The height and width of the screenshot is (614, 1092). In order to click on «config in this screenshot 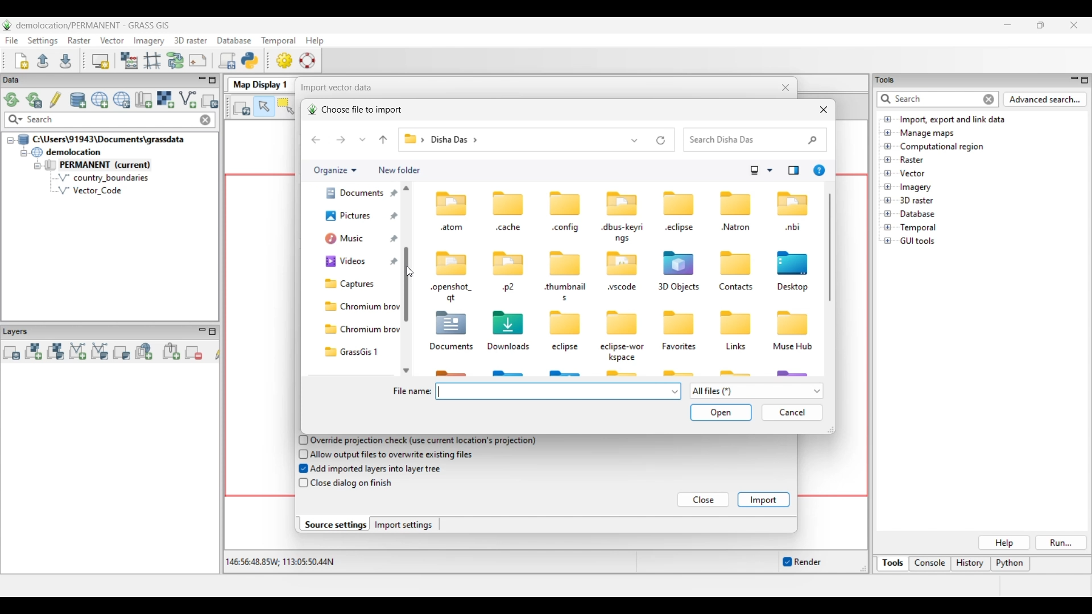, I will do `click(566, 229)`.